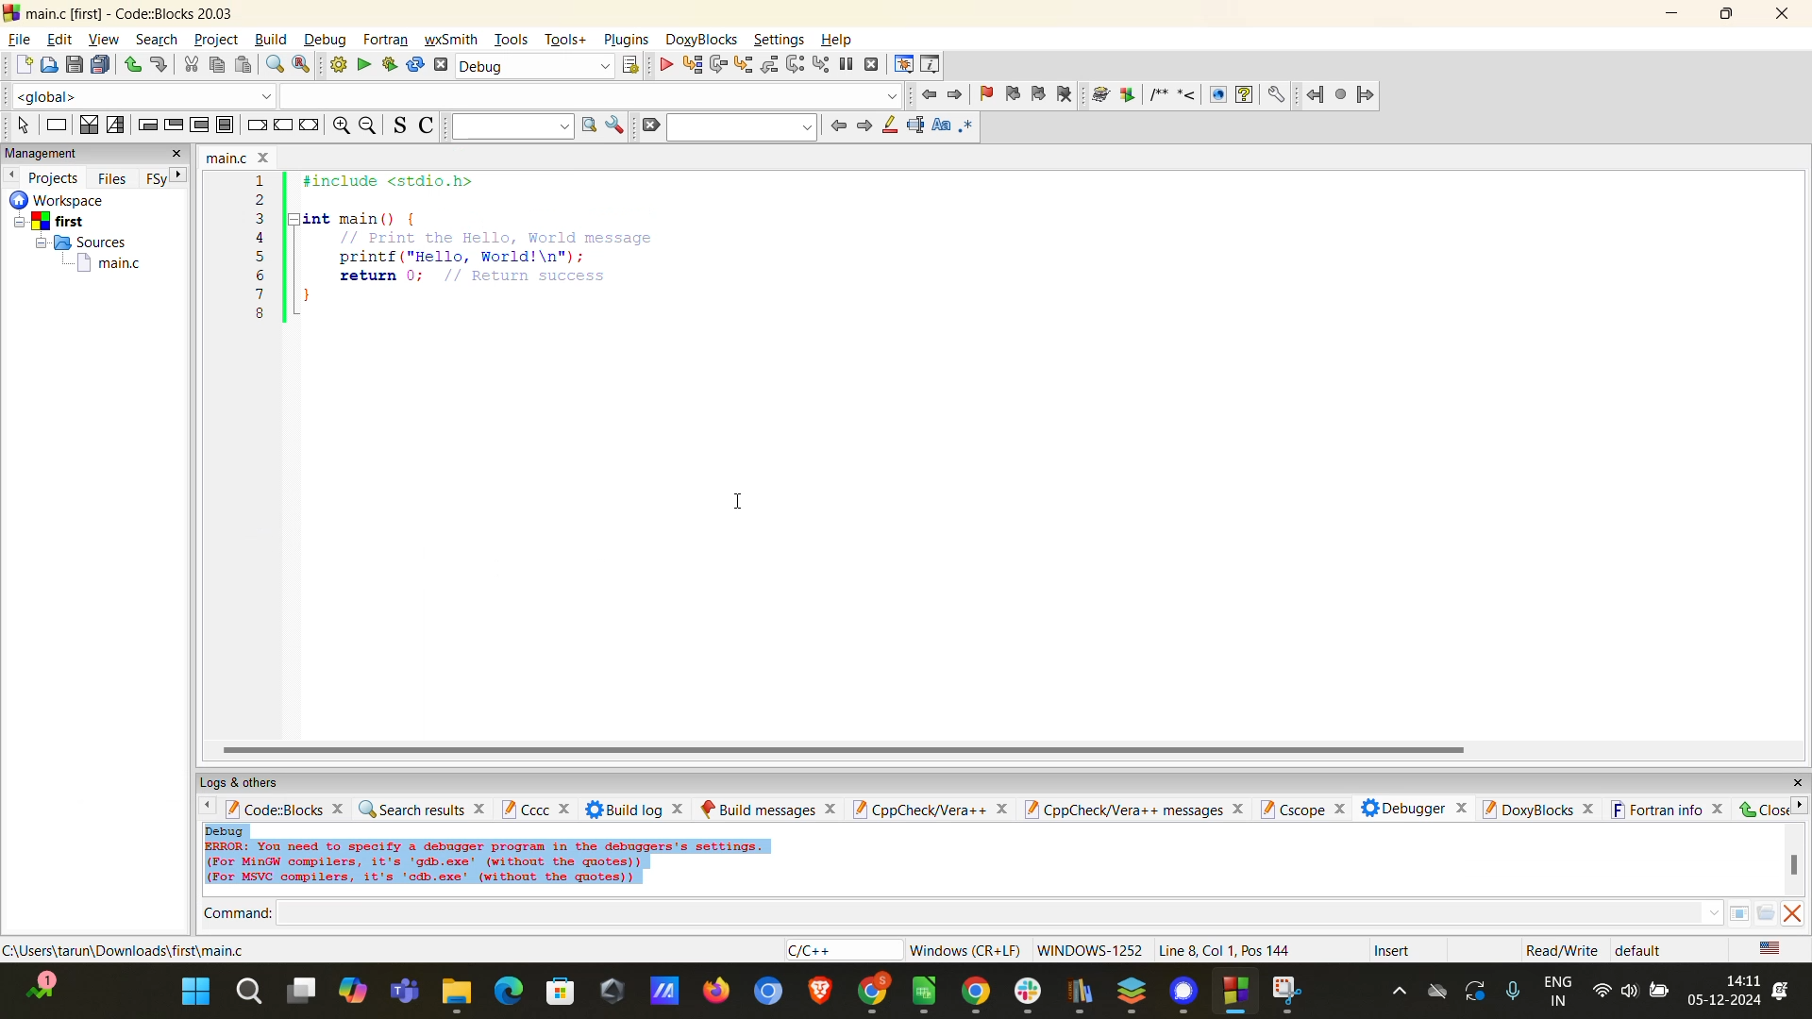 Image resolution: width=1812 pixels, height=1019 pixels. I want to click on stop debugger, so click(872, 65).